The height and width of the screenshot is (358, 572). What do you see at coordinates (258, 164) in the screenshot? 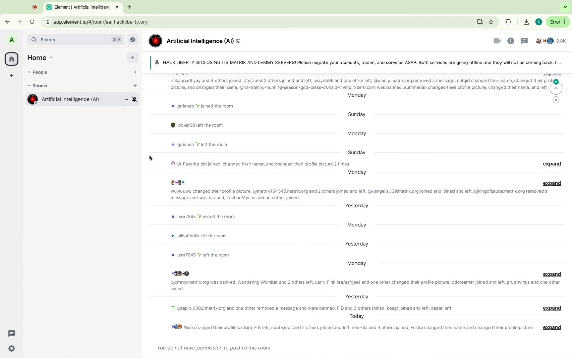
I see `message` at bounding box center [258, 164].